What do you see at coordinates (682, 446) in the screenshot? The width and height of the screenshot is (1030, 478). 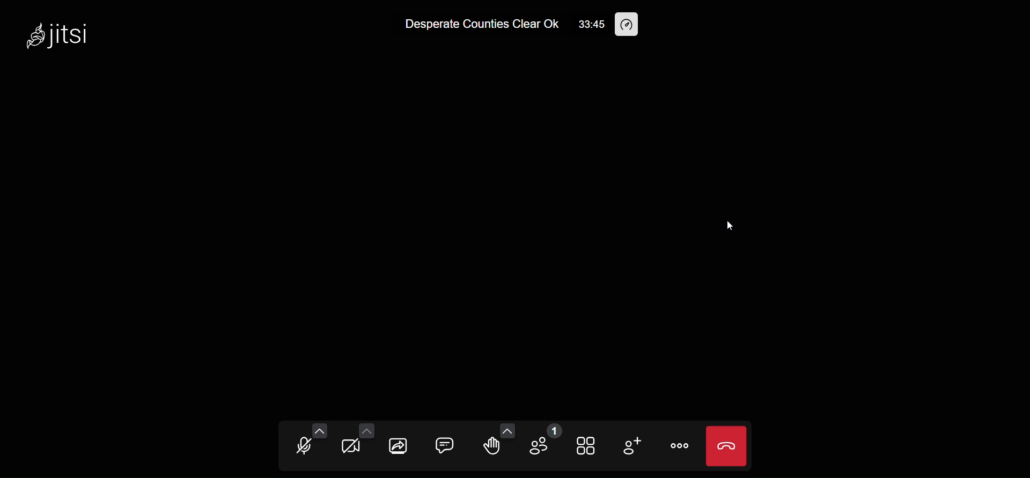 I see `more` at bounding box center [682, 446].